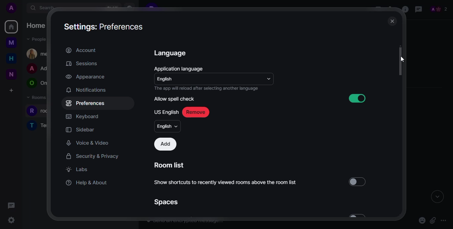  I want to click on sidebar, so click(82, 129).